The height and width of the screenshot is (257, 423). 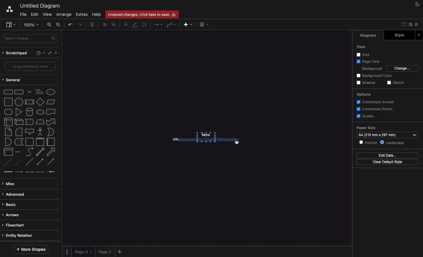 I want to click on rectangle, so click(x=9, y=92).